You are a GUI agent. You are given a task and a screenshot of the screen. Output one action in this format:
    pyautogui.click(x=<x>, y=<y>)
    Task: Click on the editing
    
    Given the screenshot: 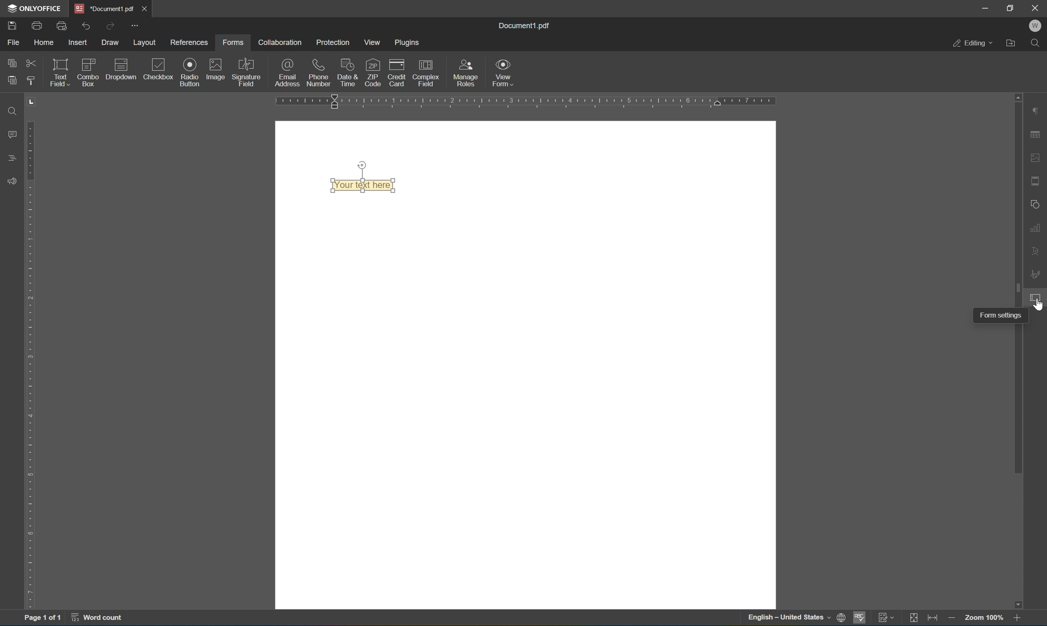 What is the action you would take?
    pyautogui.click(x=974, y=43)
    